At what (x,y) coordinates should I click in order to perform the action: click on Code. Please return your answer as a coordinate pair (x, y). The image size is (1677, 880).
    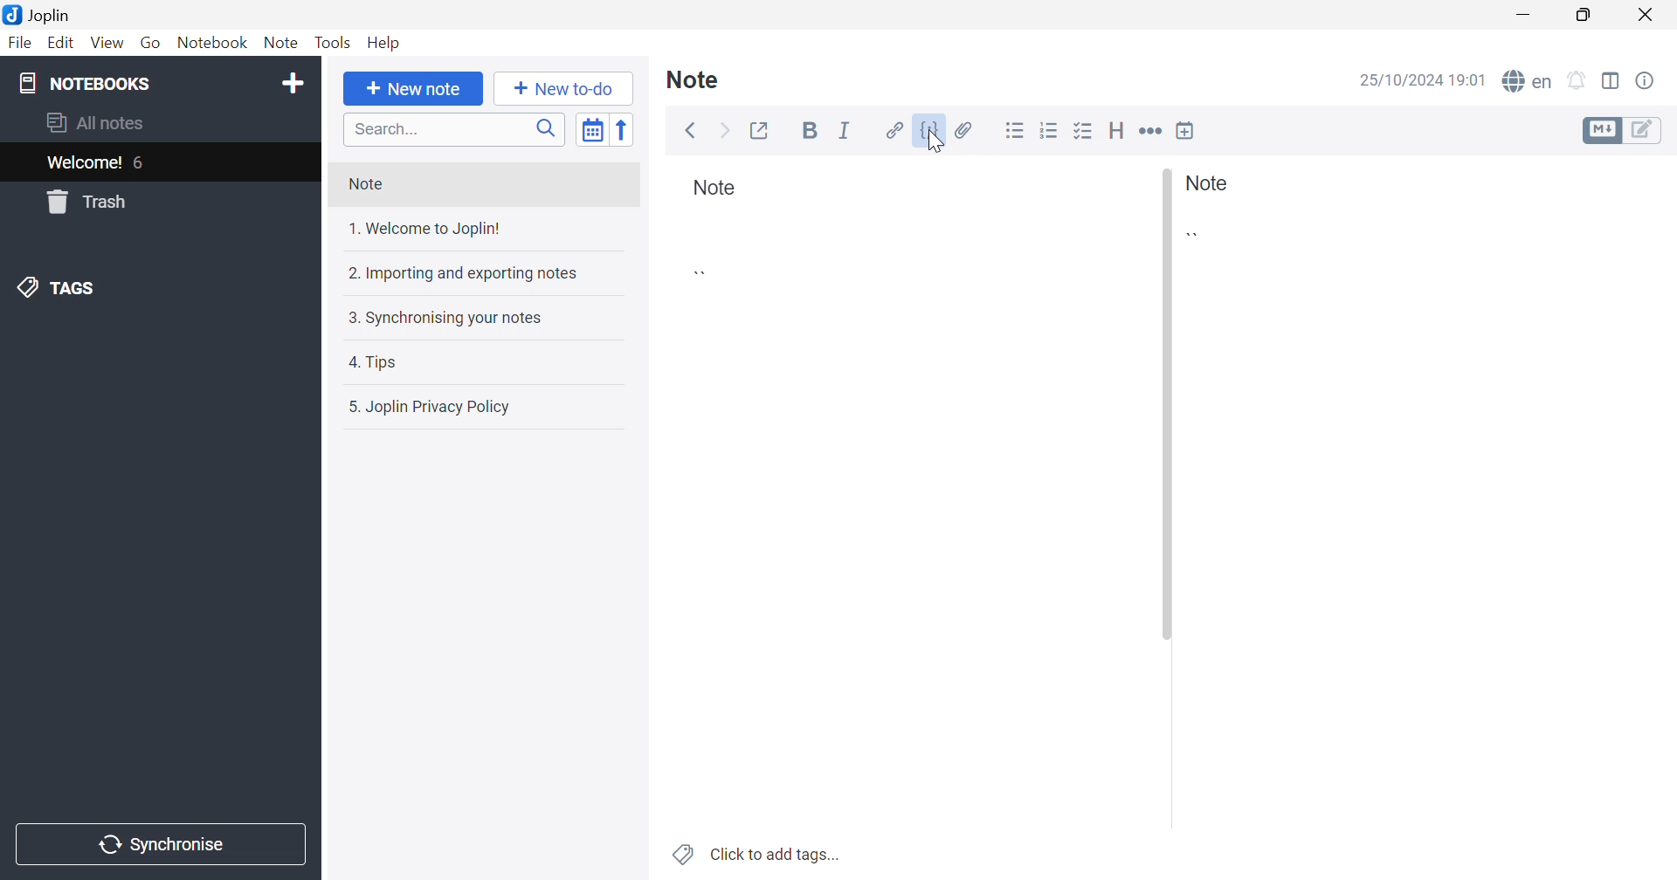
    Looking at the image, I should click on (930, 131).